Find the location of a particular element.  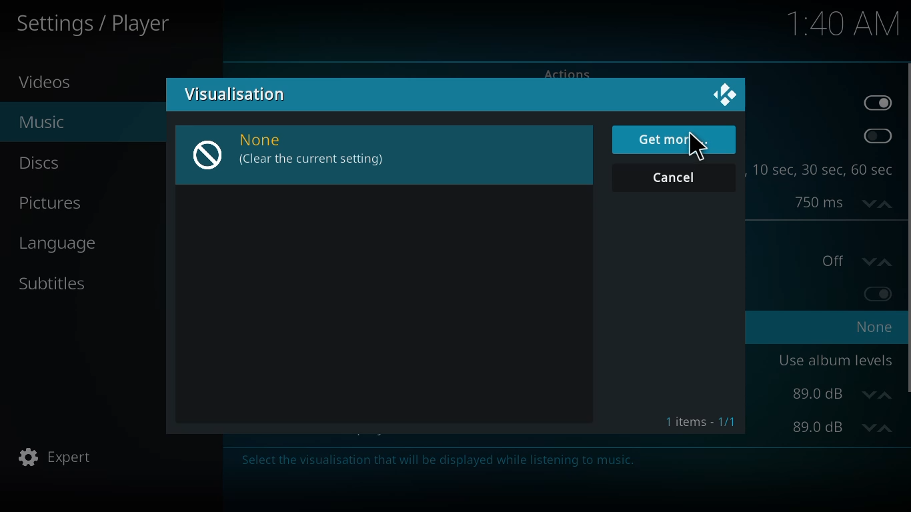

videos is located at coordinates (50, 81).